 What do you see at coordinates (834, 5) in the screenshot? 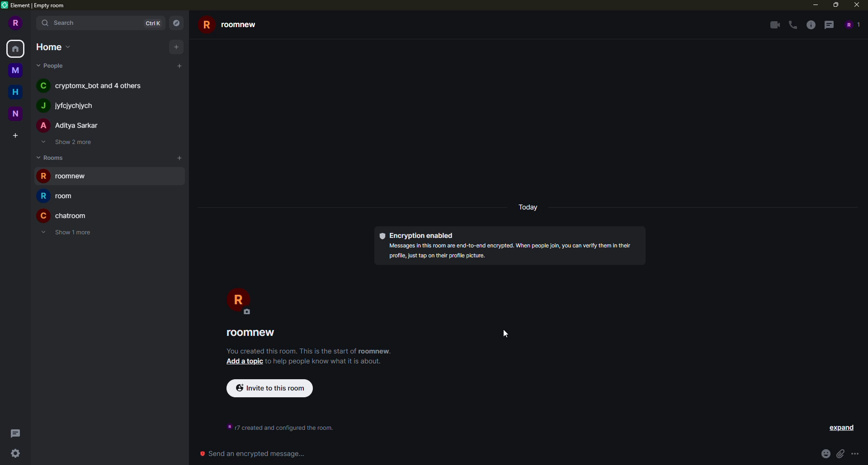
I see `maximize` at bounding box center [834, 5].